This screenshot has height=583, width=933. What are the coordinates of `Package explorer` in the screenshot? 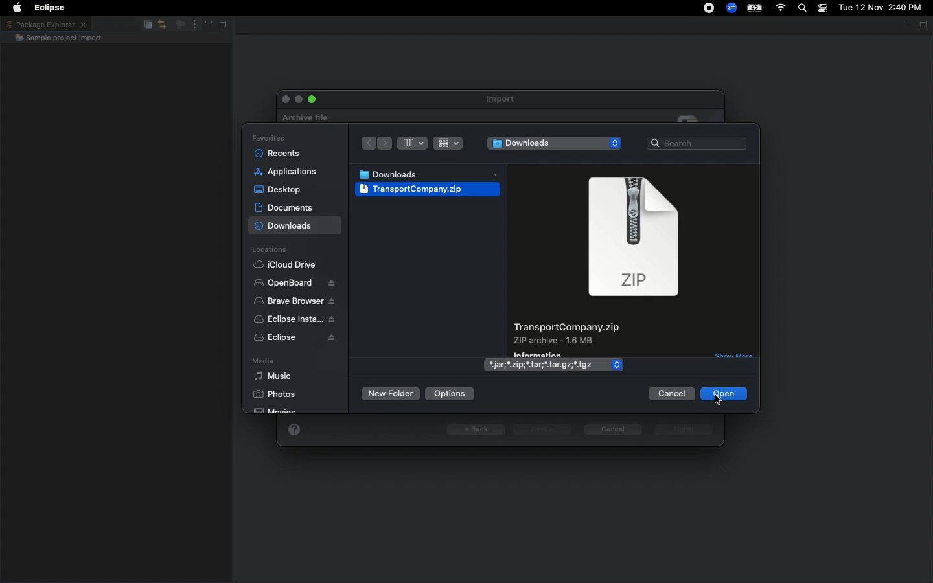 It's located at (45, 24).